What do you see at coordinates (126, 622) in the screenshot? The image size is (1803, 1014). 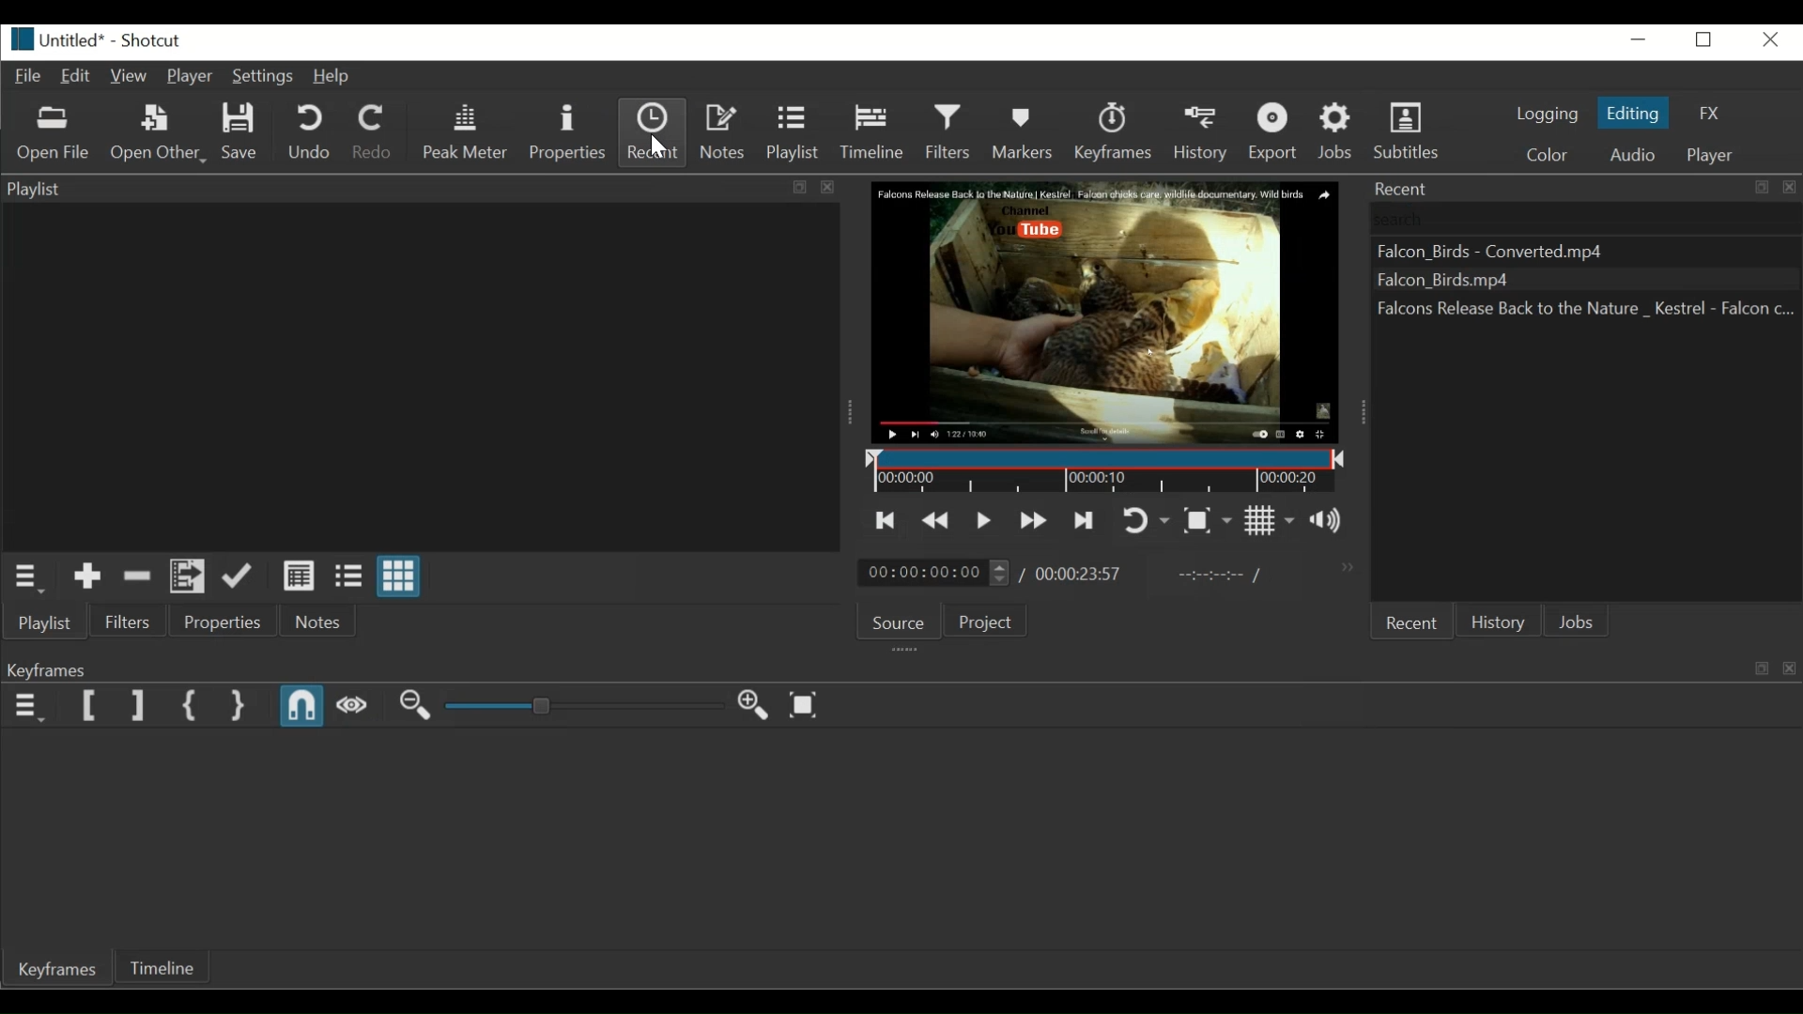 I see `Filters` at bounding box center [126, 622].